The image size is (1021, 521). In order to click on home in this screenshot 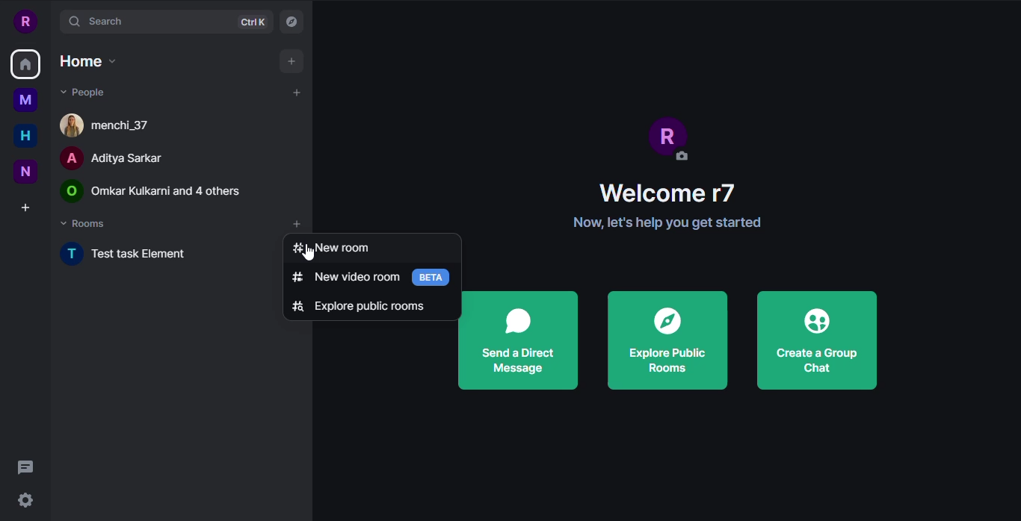, I will do `click(86, 60)`.